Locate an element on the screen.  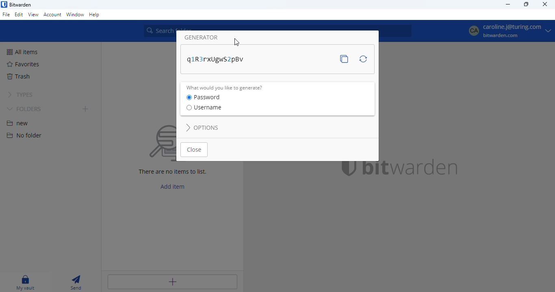
minimize is located at coordinates (509, 4).